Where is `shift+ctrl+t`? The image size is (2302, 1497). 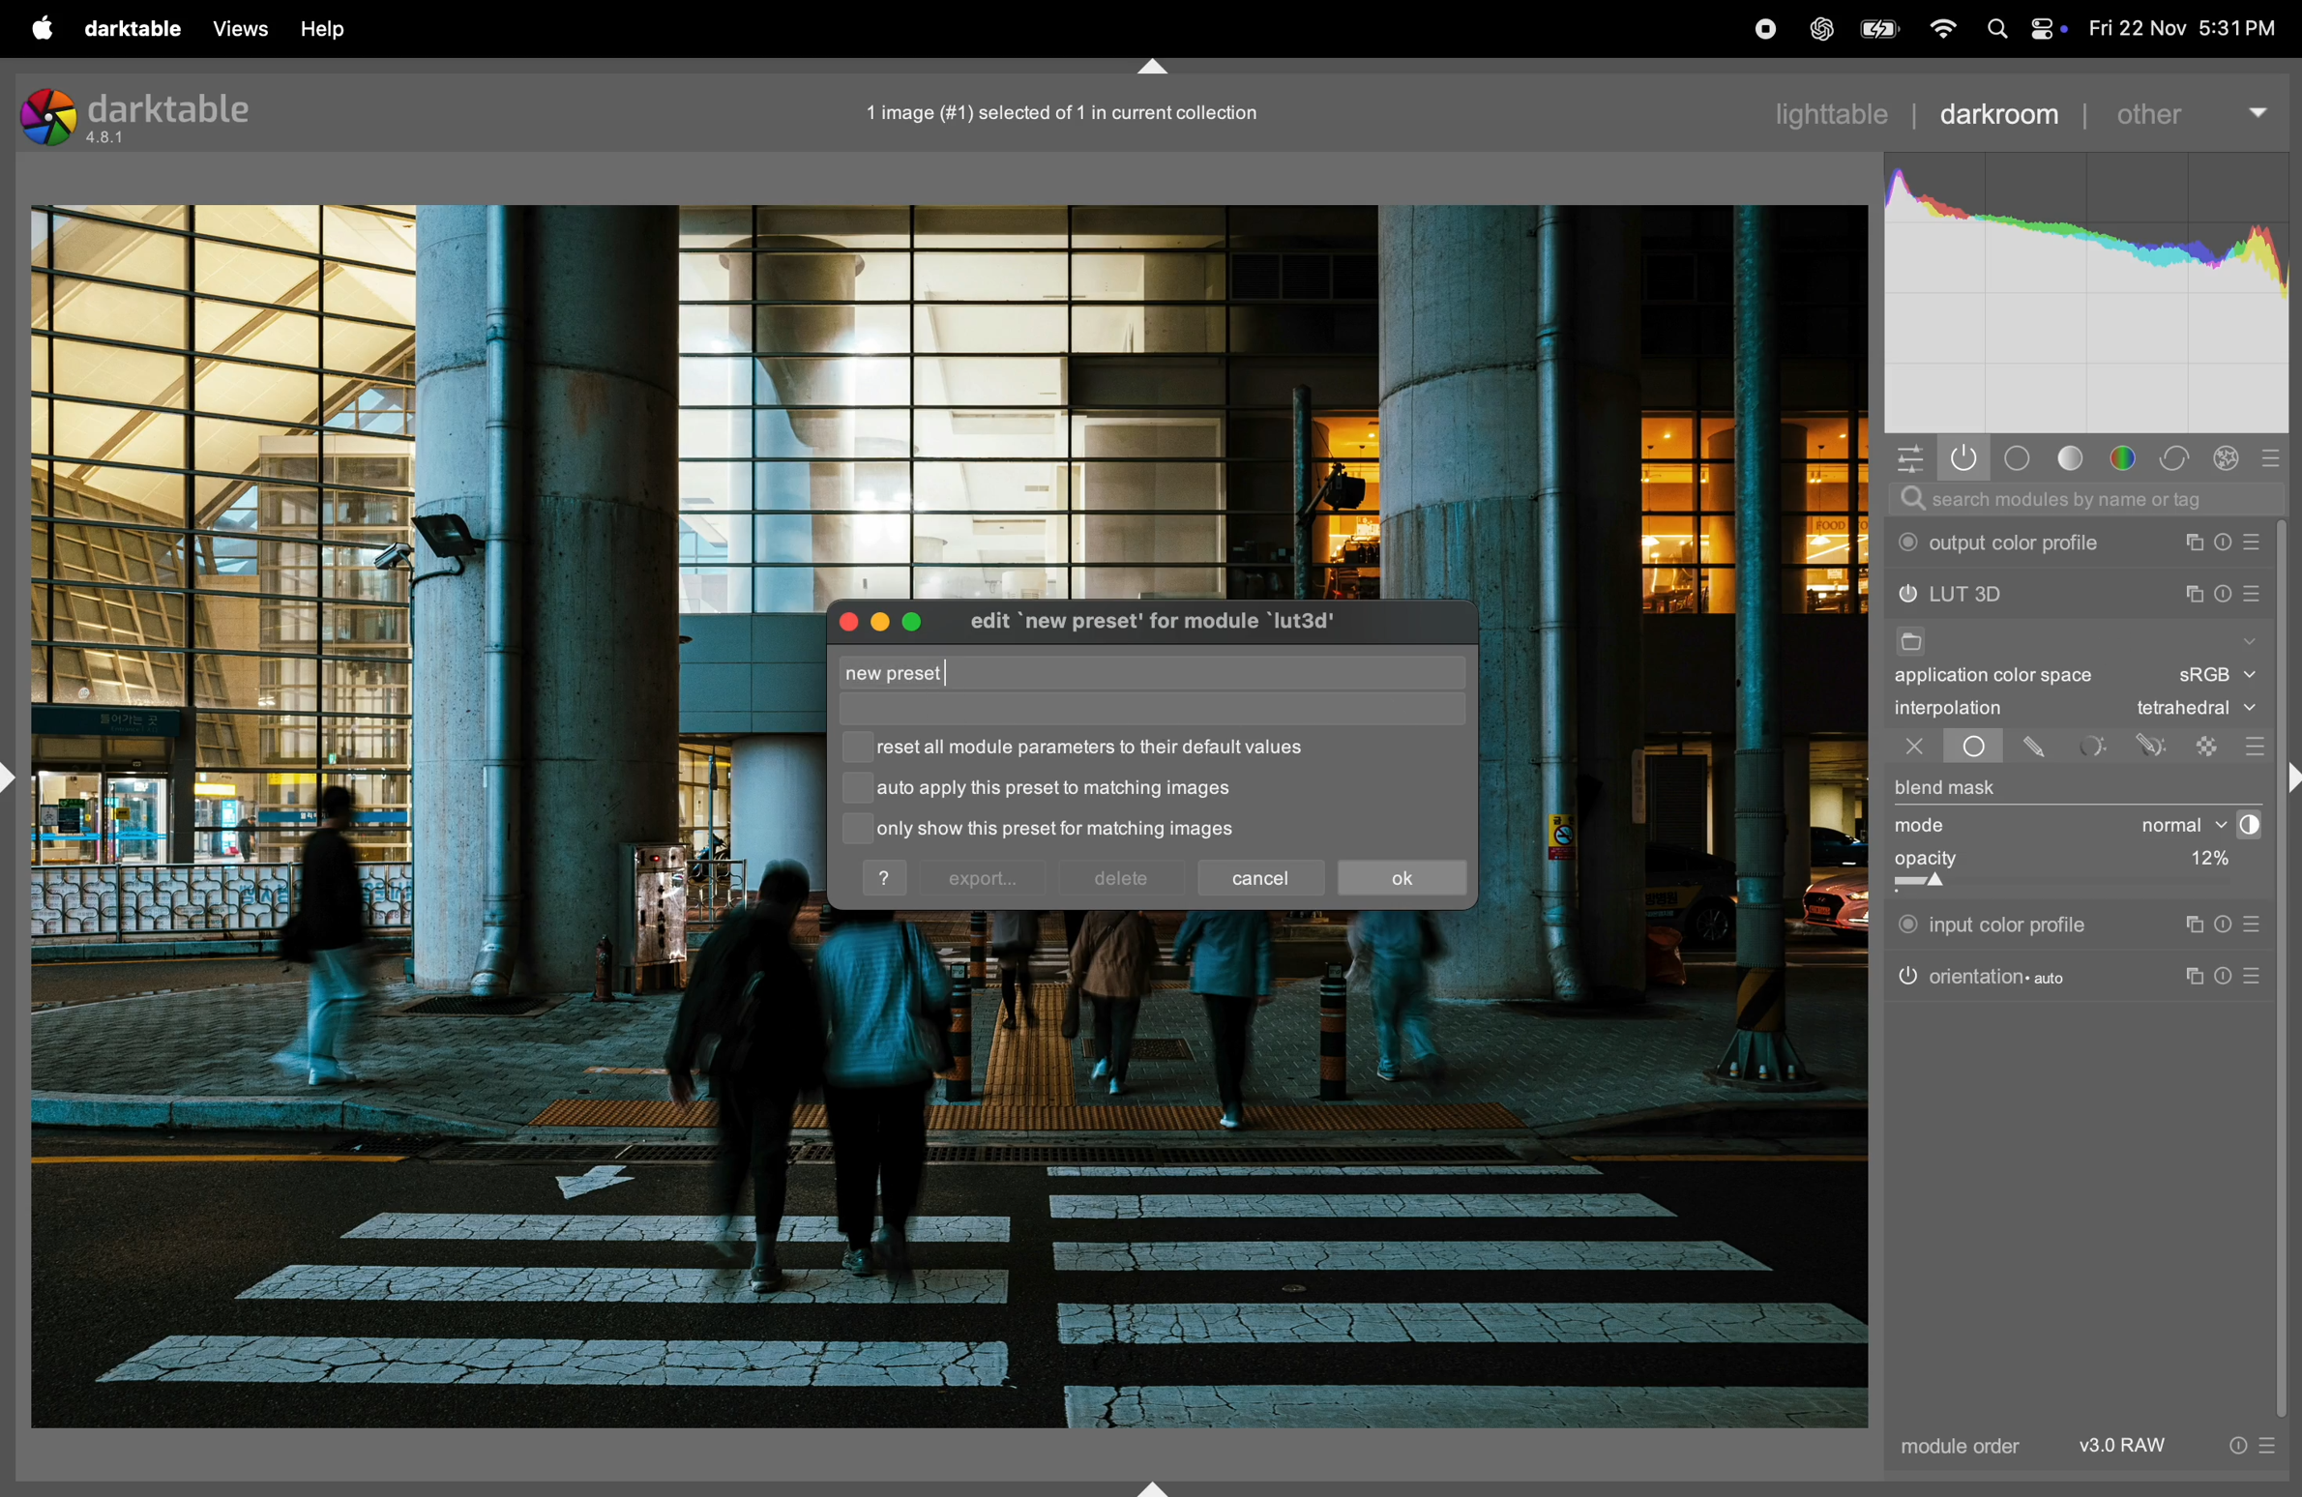
shift+ctrl+t is located at coordinates (1149, 68).